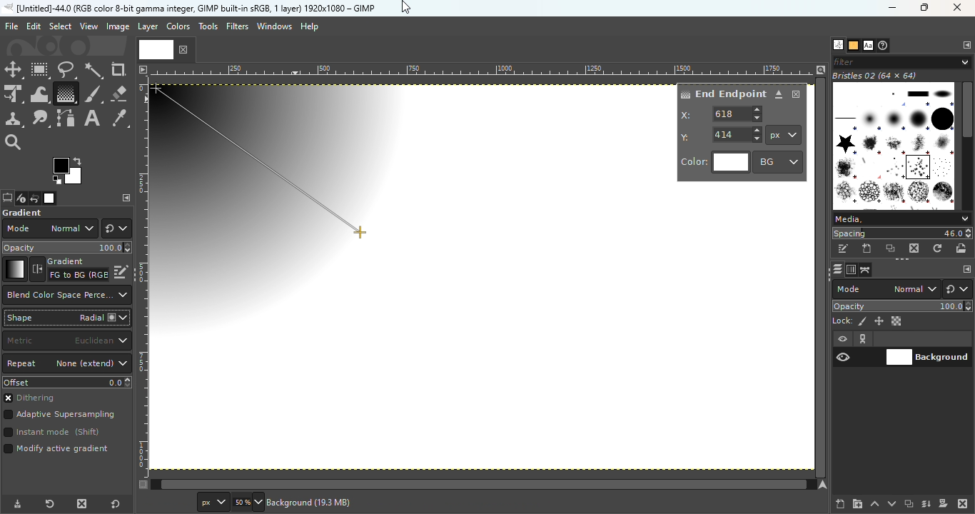 The width and height of the screenshot is (975, 514). Describe the element at coordinates (960, 289) in the screenshot. I see `Switch to another group of modes` at that location.